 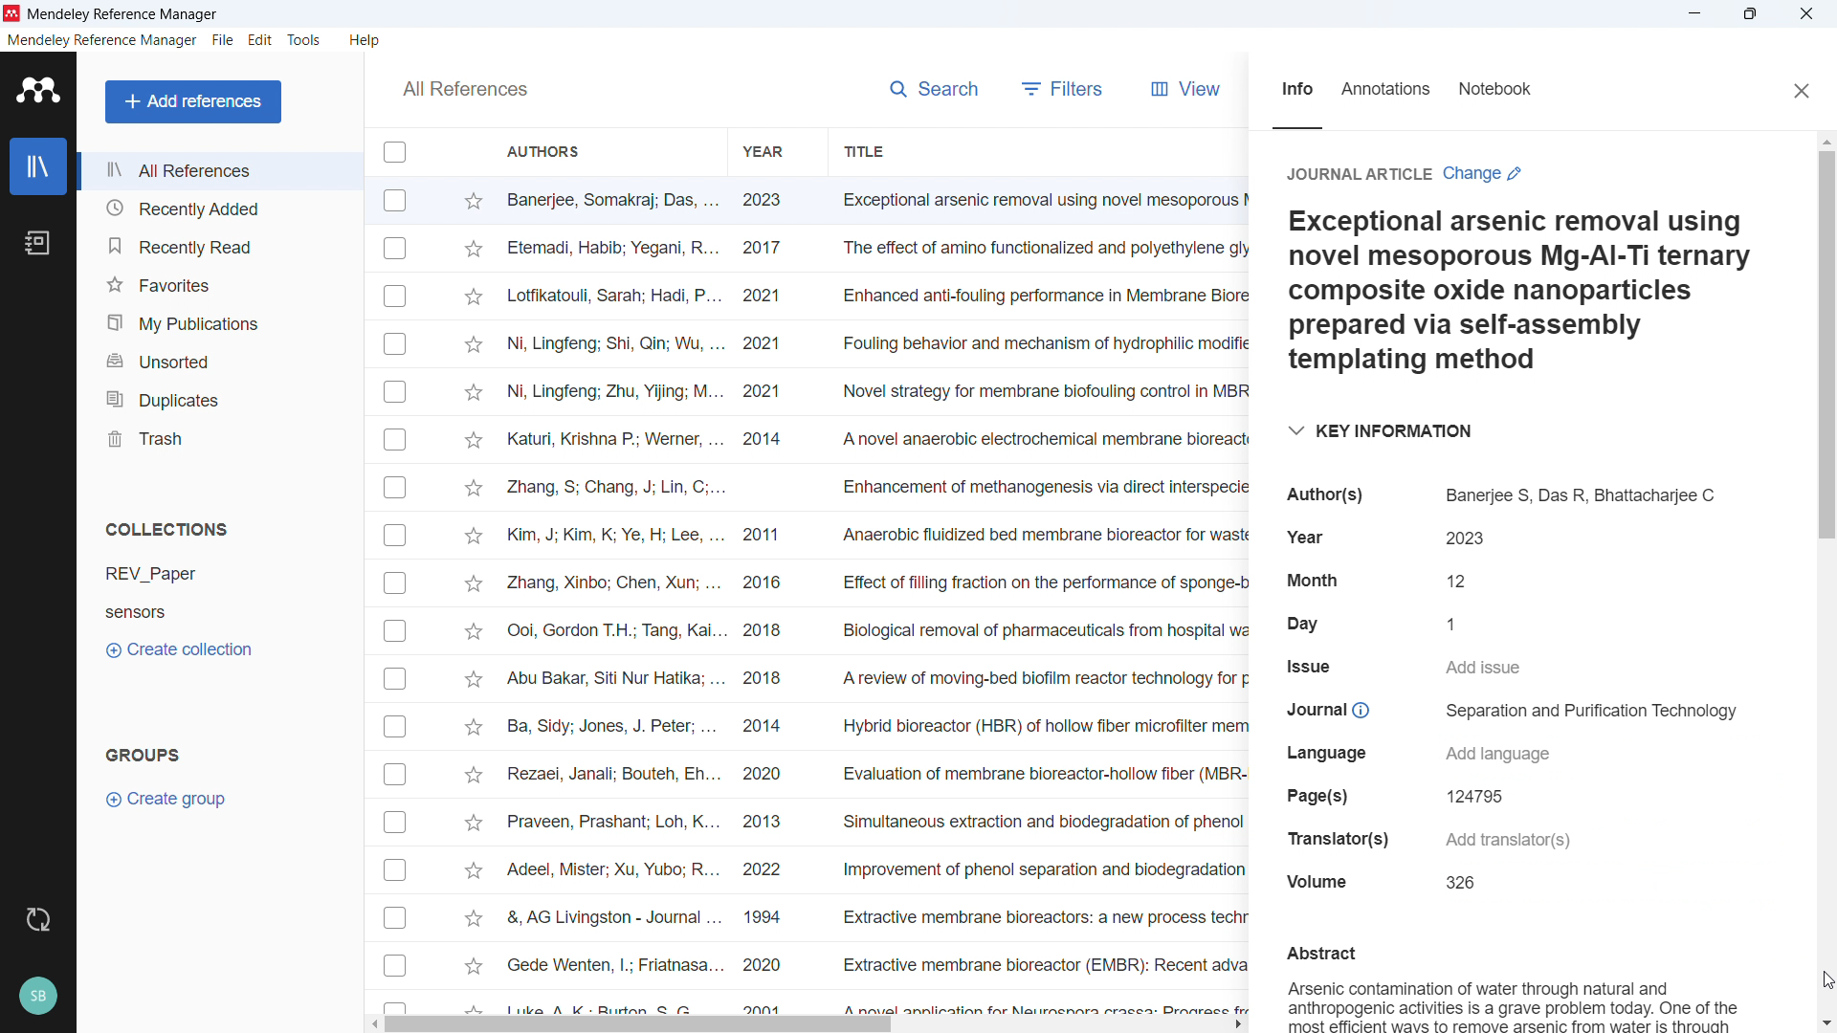 What do you see at coordinates (1335, 753) in the screenshot?
I see `language` at bounding box center [1335, 753].